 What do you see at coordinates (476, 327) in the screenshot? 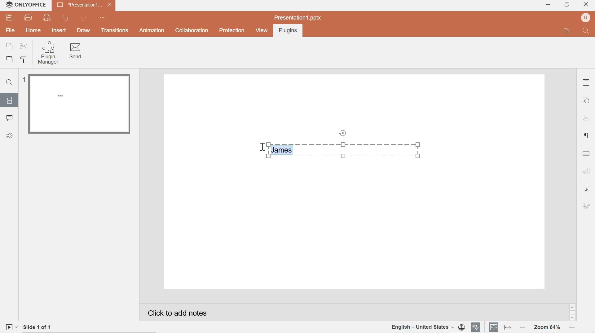
I see `spell checker` at bounding box center [476, 327].